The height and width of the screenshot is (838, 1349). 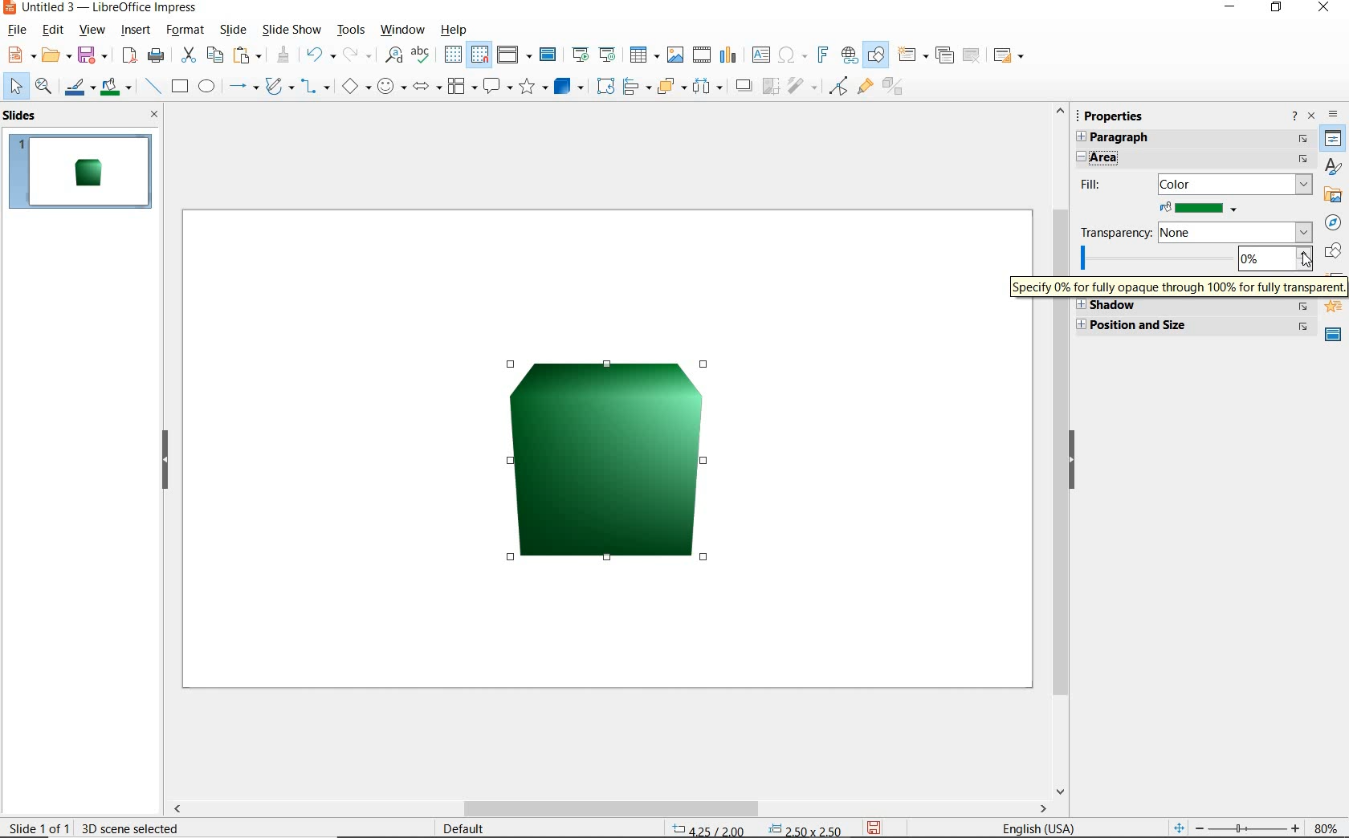 I want to click on insert special characters, so click(x=793, y=55).